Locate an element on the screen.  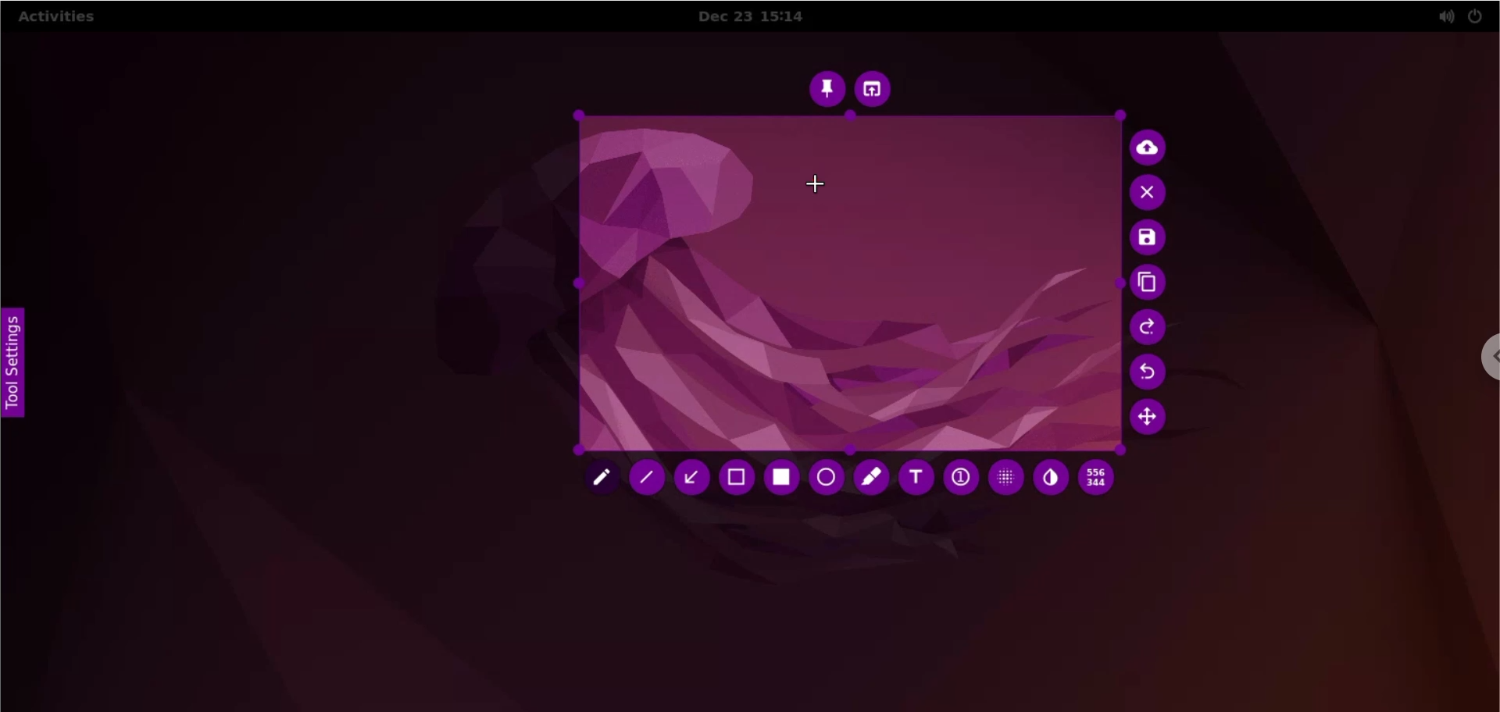
redo is located at coordinates (1150, 330).